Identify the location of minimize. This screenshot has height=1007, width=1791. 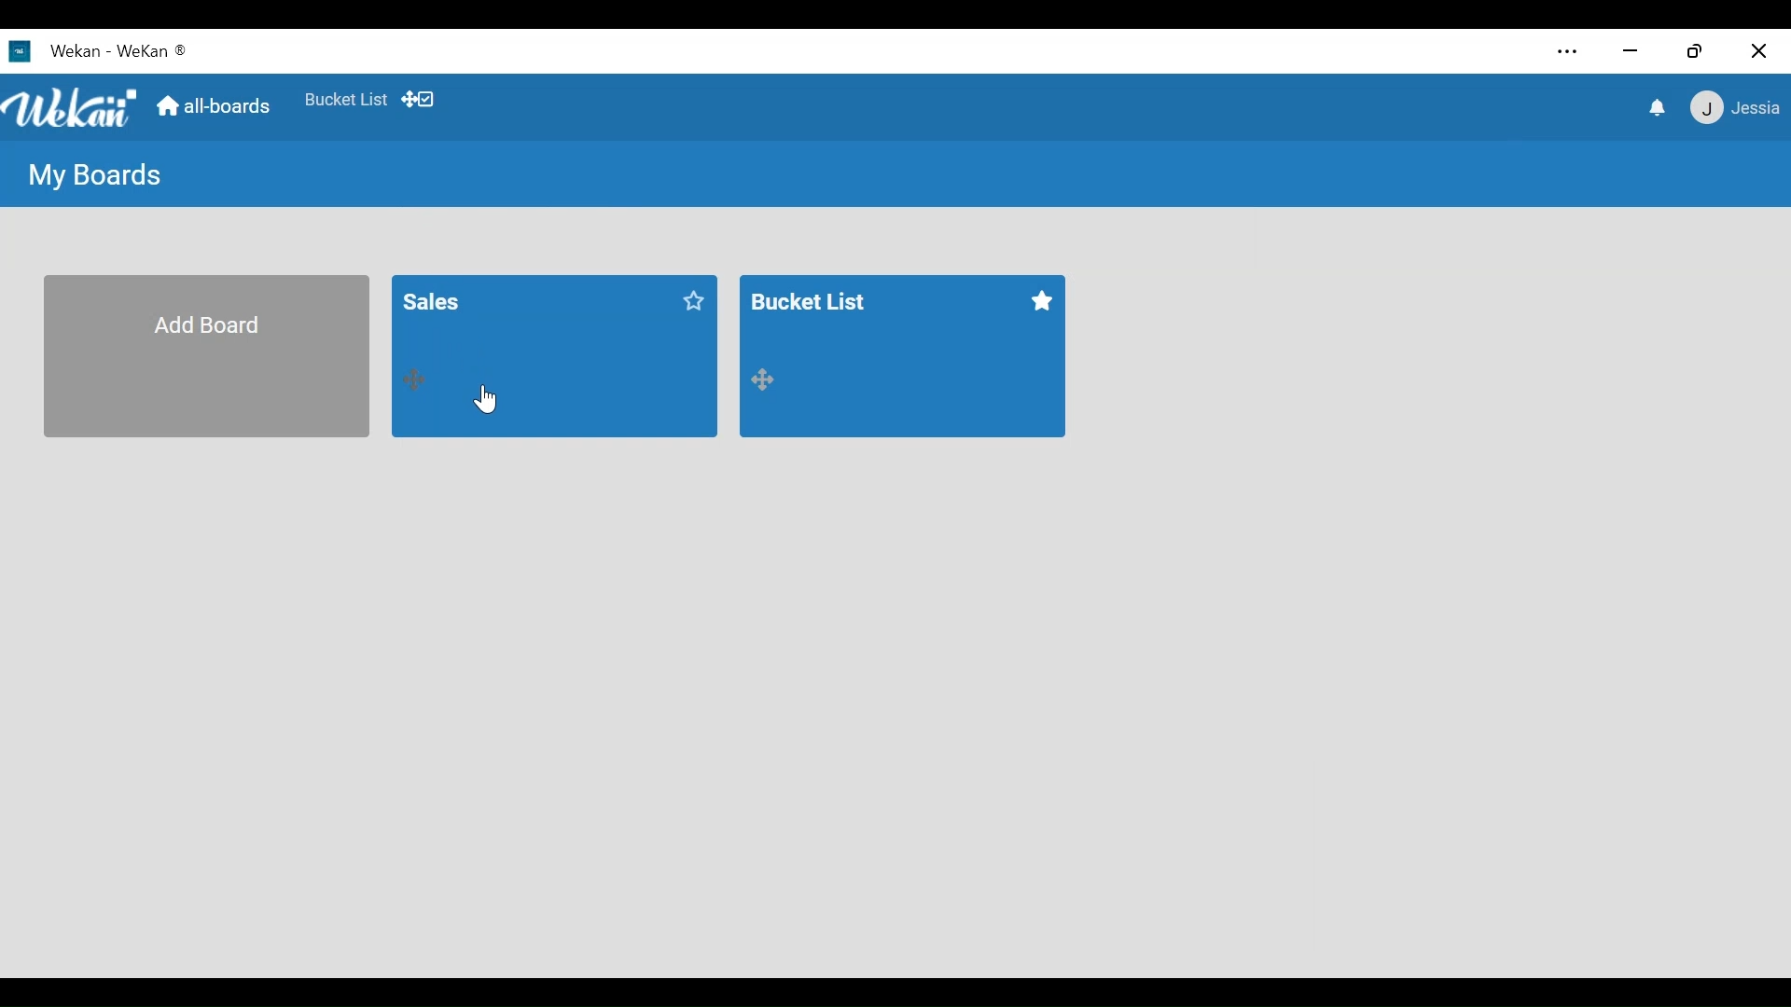
(1631, 49).